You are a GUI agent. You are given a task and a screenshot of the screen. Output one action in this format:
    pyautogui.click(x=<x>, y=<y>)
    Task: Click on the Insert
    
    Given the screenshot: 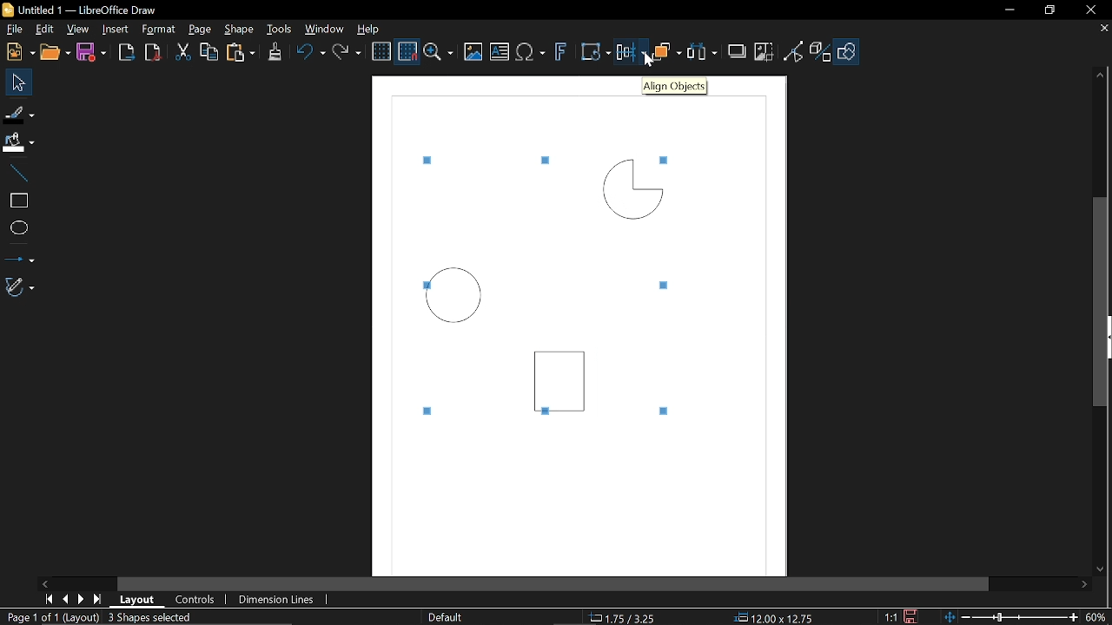 What is the action you would take?
    pyautogui.click(x=116, y=28)
    